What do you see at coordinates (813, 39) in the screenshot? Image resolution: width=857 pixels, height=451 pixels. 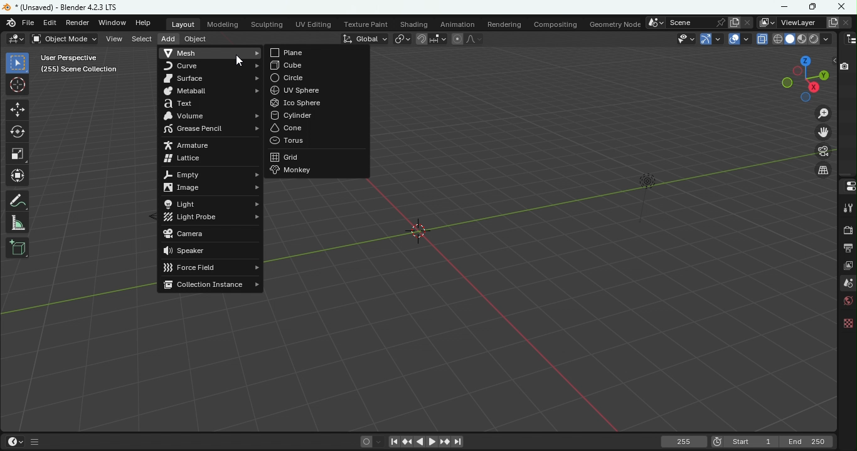 I see `Viewport shading: rendered` at bounding box center [813, 39].